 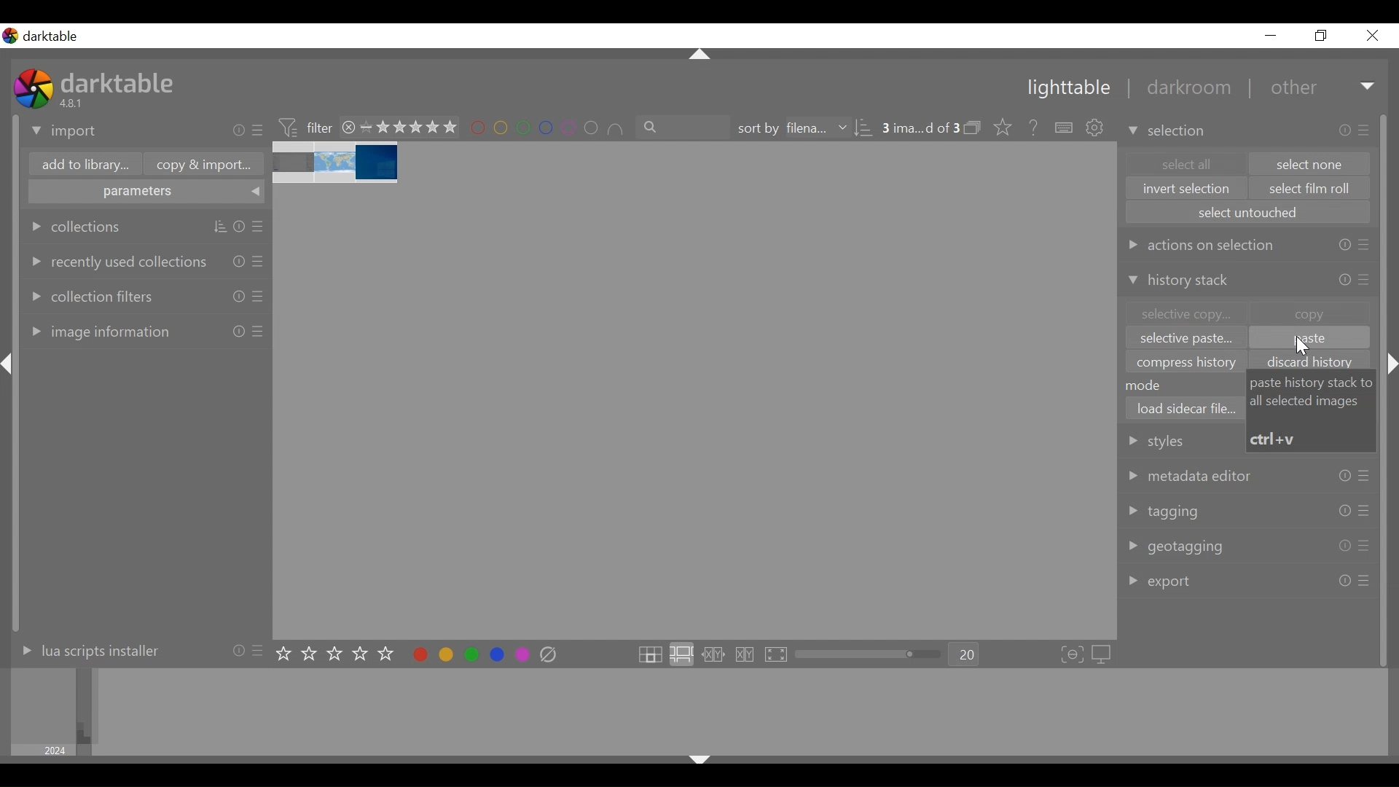 I want to click on presets, so click(x=259, y=296).